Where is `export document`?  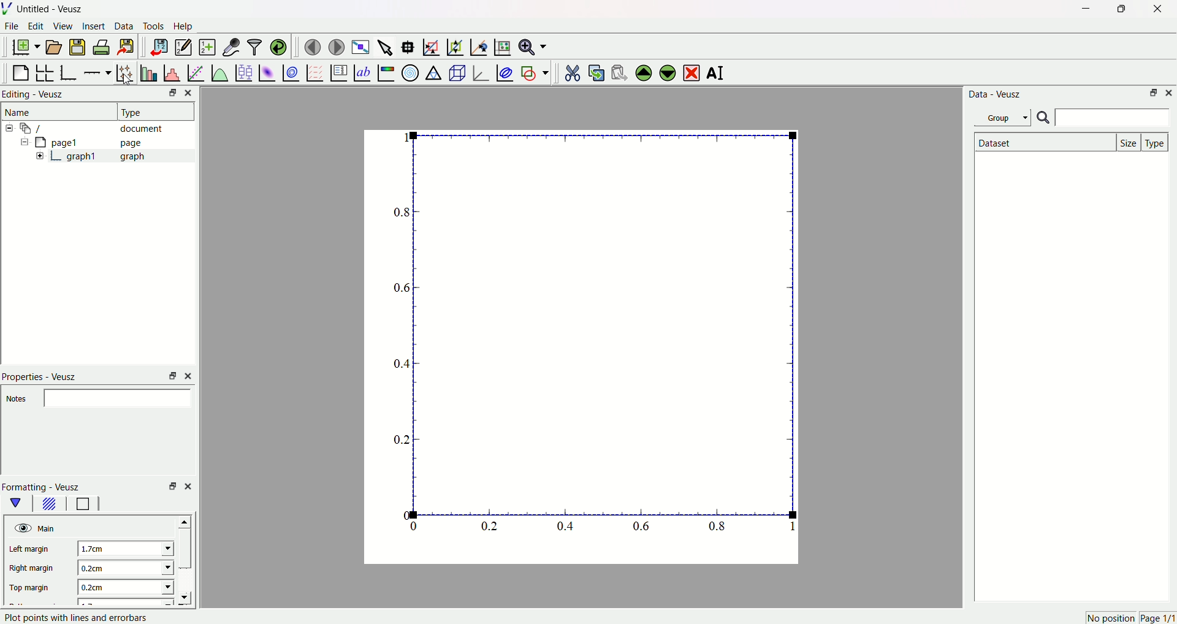
export document is located at coordinates (132, 47).